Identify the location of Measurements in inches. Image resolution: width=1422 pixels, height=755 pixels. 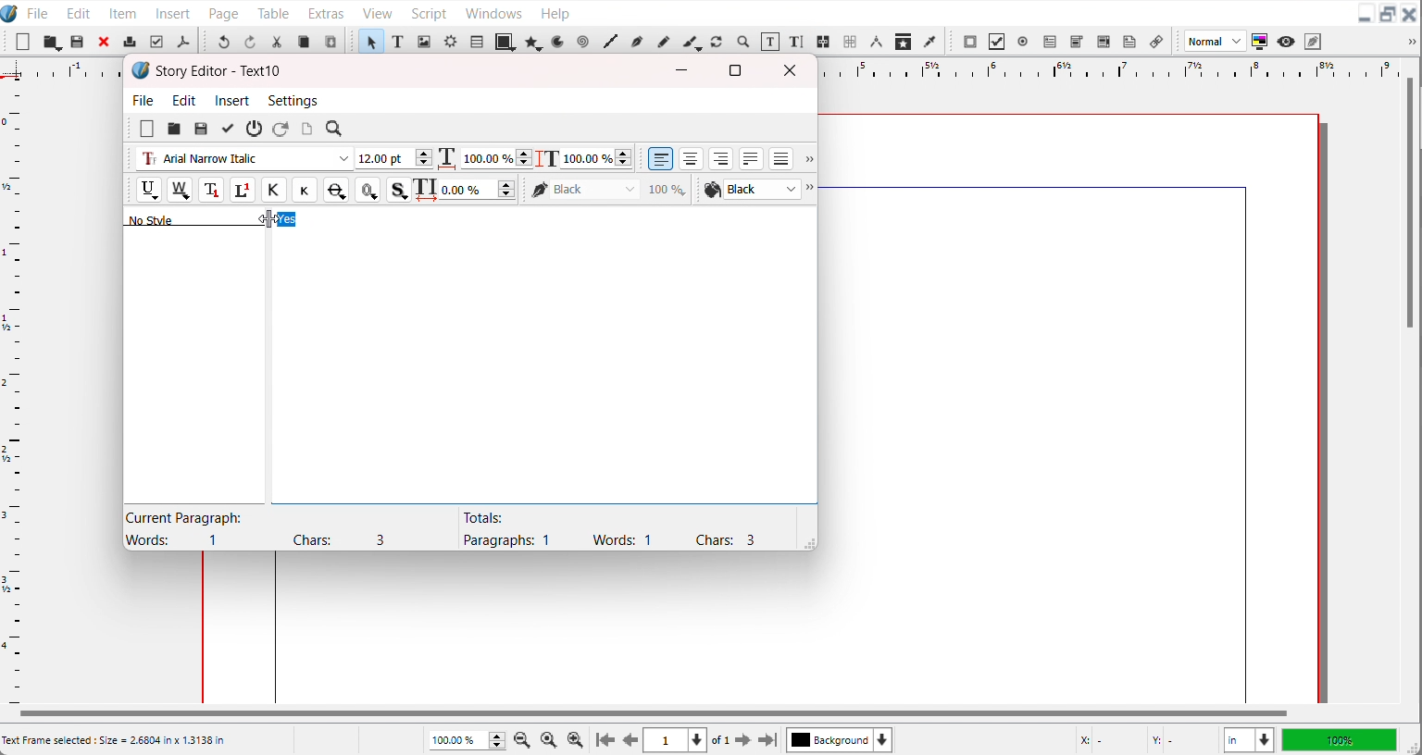
(1249, 740).